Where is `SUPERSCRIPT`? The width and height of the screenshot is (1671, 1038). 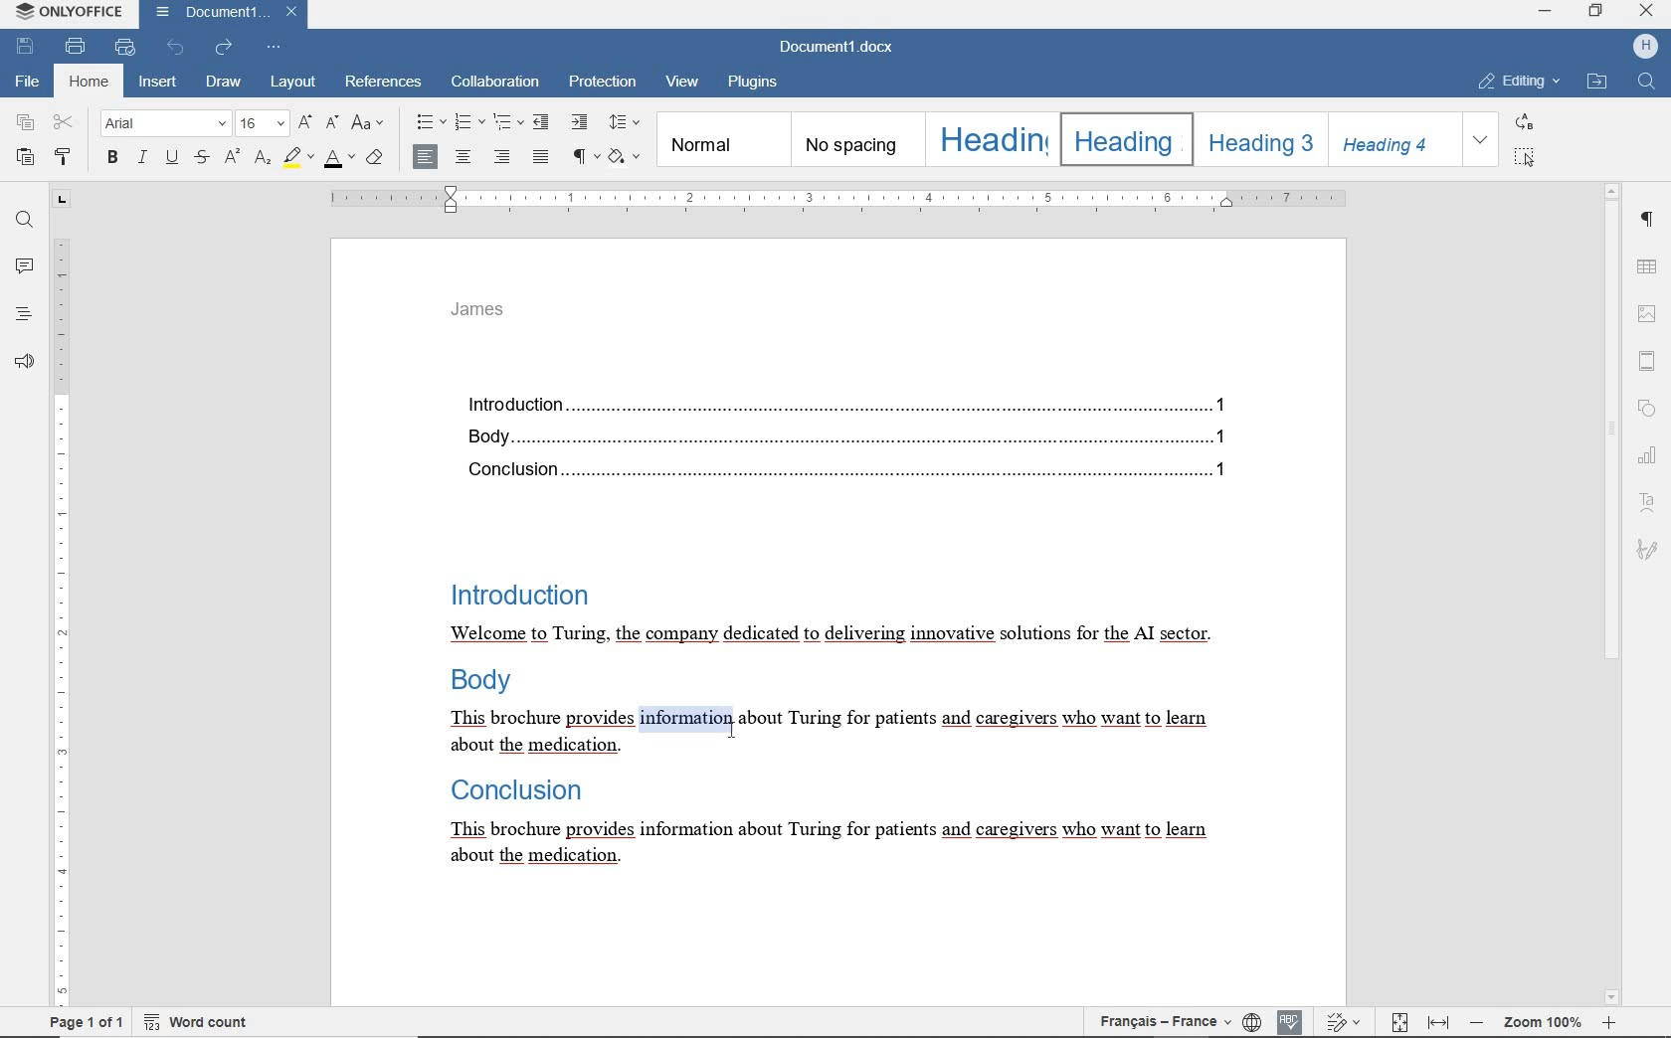 SUPERSCRIPT is located at coordinates (231, 156).